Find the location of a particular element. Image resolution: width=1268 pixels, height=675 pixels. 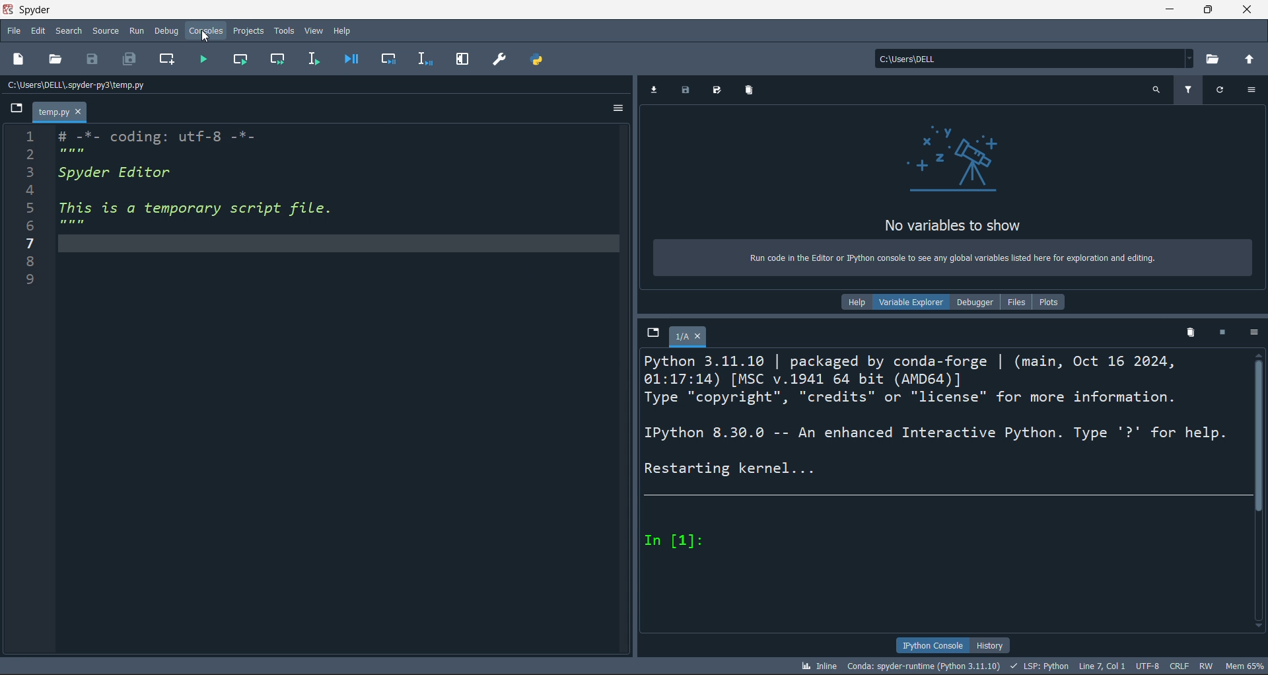

run is located at coordinates (137, 32).